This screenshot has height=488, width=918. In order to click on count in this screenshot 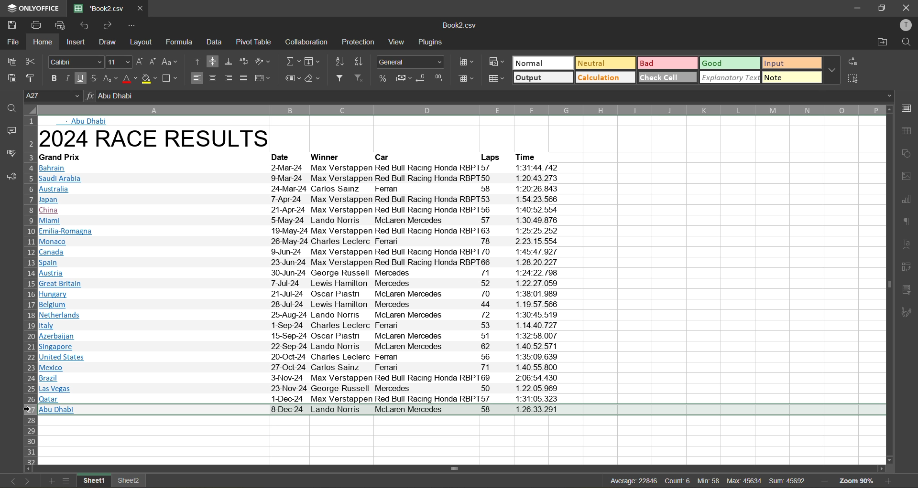, I will do `click(676, 481)`.